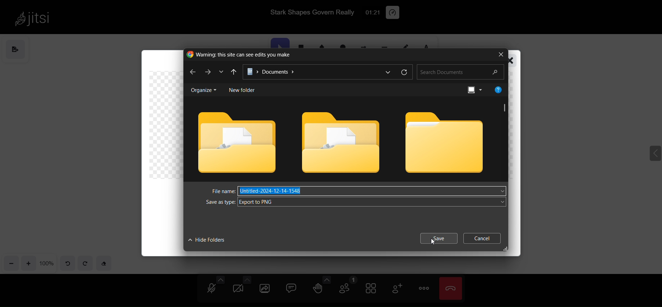 This screenshot has width=662, height=307. I want to click on dropdown, so click(503, 202).